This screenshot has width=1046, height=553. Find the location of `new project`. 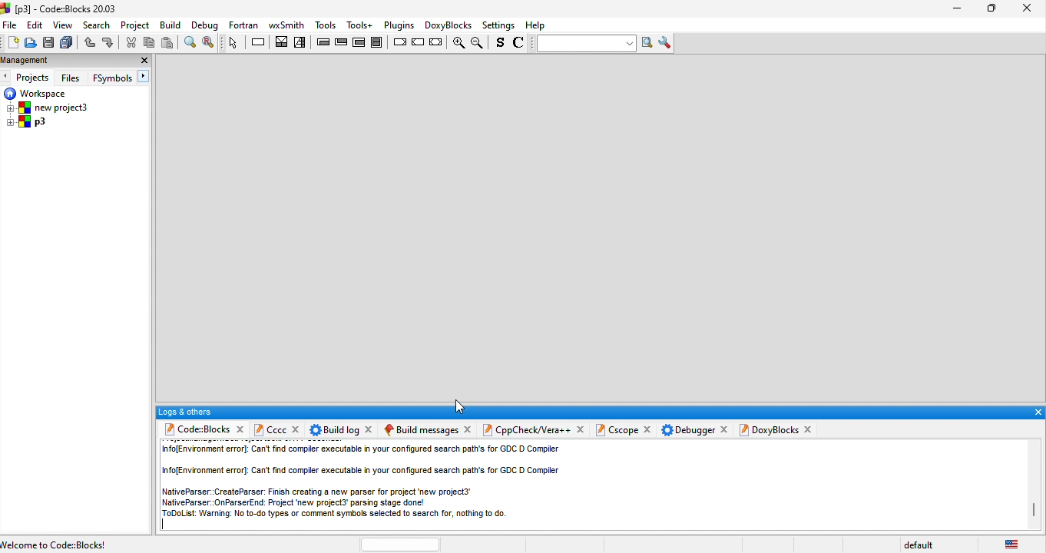

new project is located at coordinates (51, 108).